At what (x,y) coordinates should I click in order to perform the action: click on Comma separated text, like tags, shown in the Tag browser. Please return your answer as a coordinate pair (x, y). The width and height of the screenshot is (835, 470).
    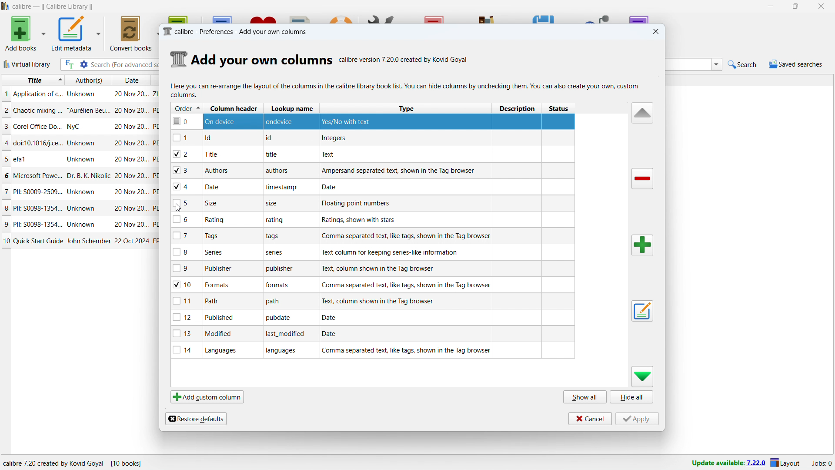
    Looking at the image, I should click on (407, 236).